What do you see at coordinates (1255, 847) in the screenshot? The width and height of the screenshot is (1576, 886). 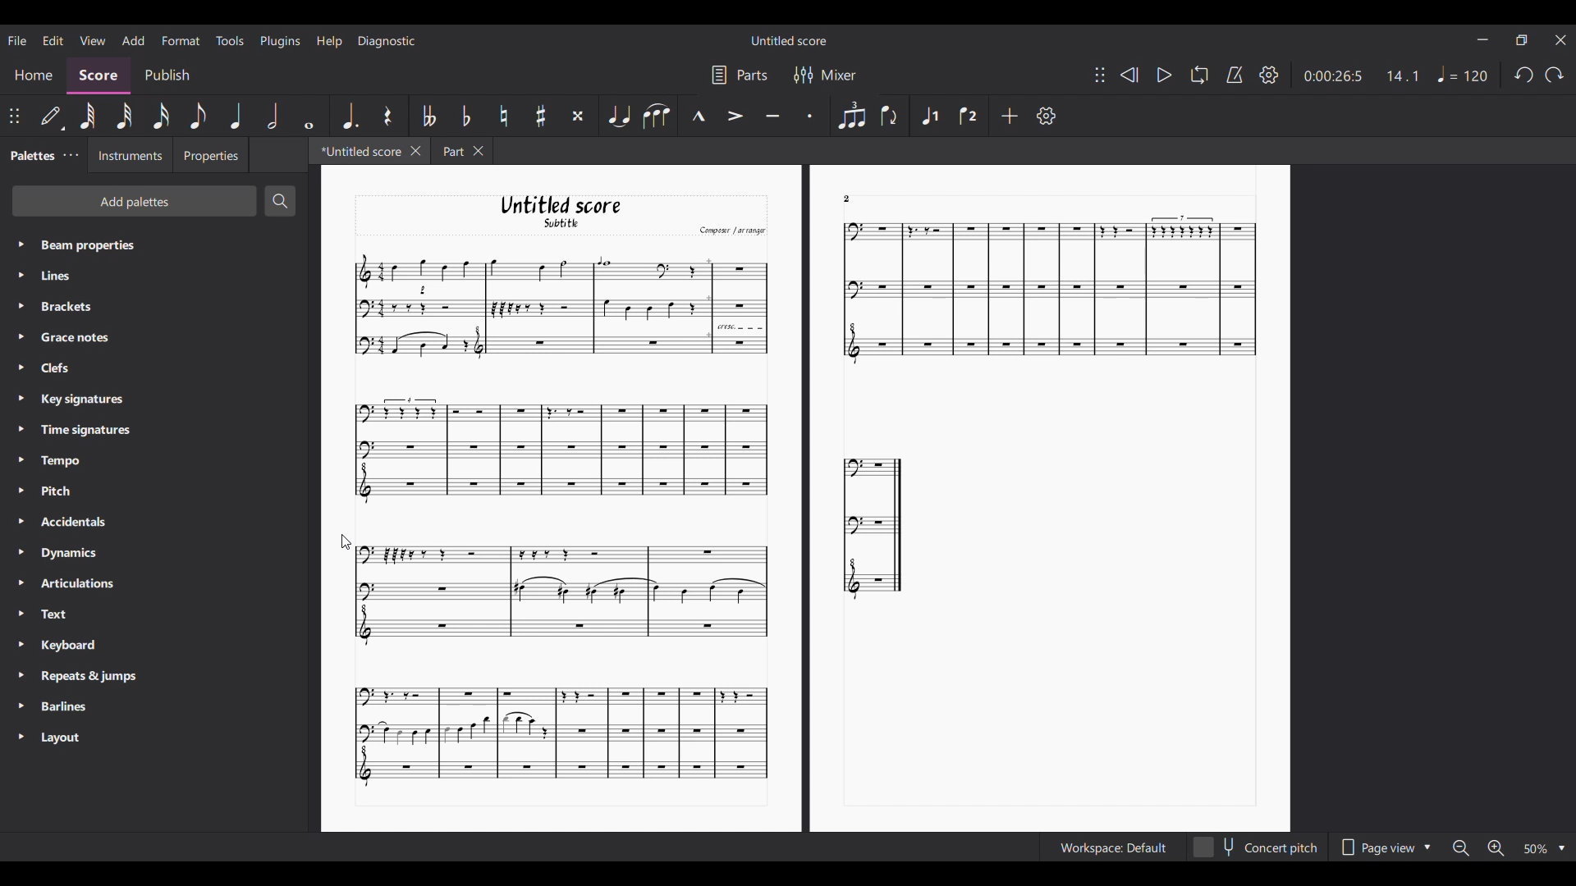 I see `Concert pitch` at bounding box center [1255, 847].